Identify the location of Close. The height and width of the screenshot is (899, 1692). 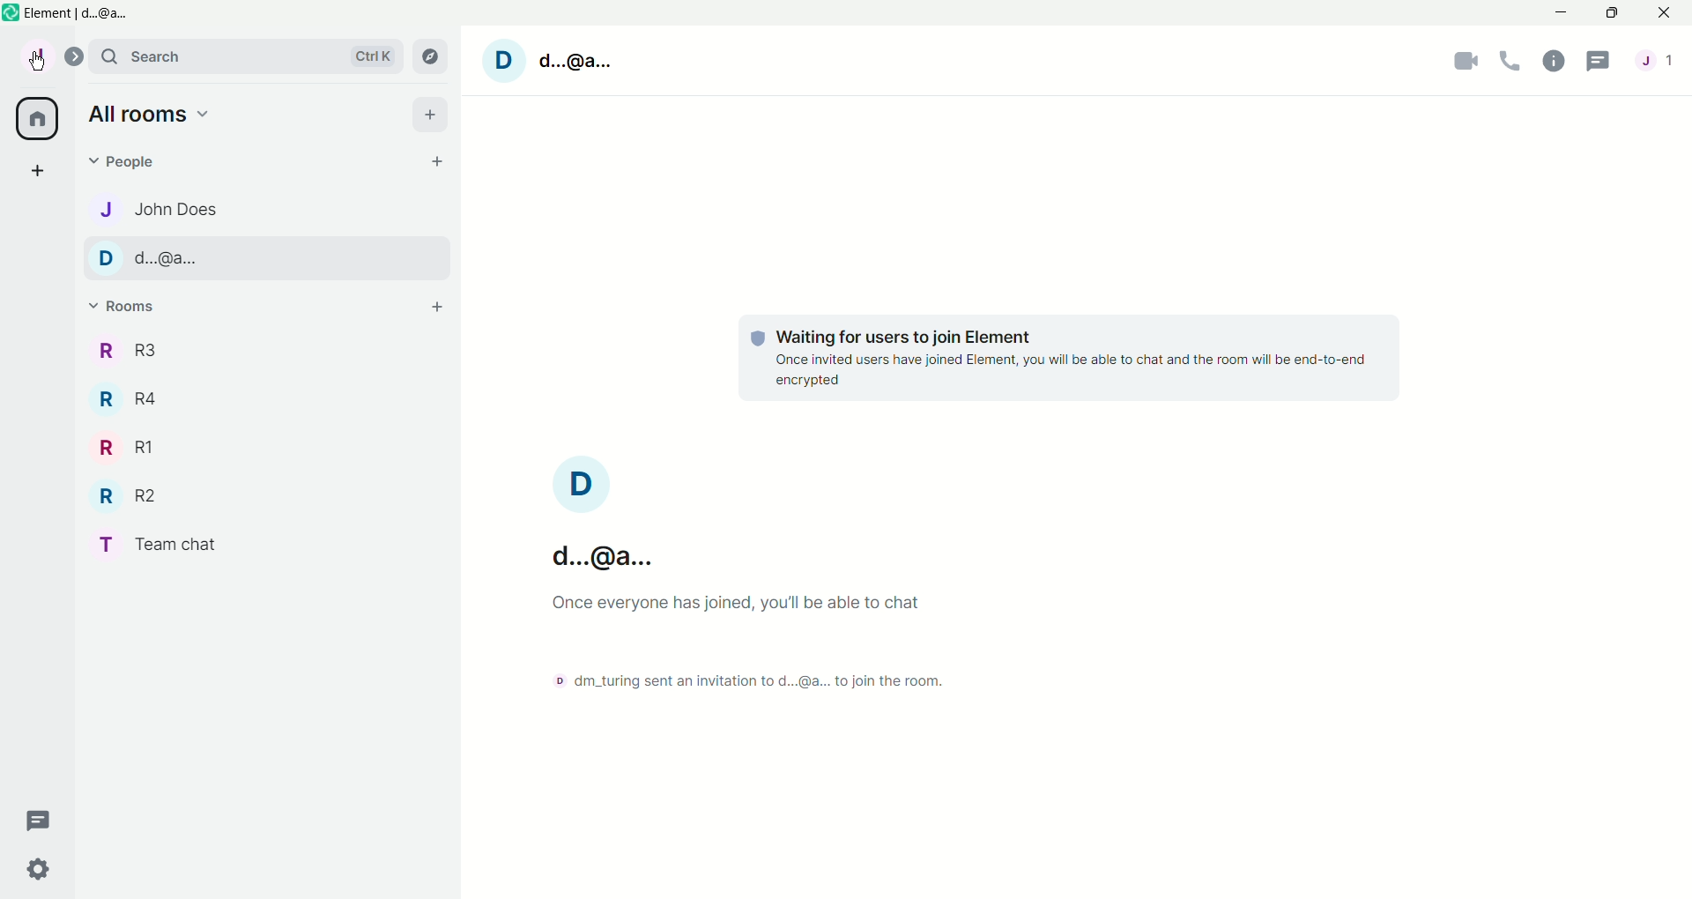
(1666, 12).